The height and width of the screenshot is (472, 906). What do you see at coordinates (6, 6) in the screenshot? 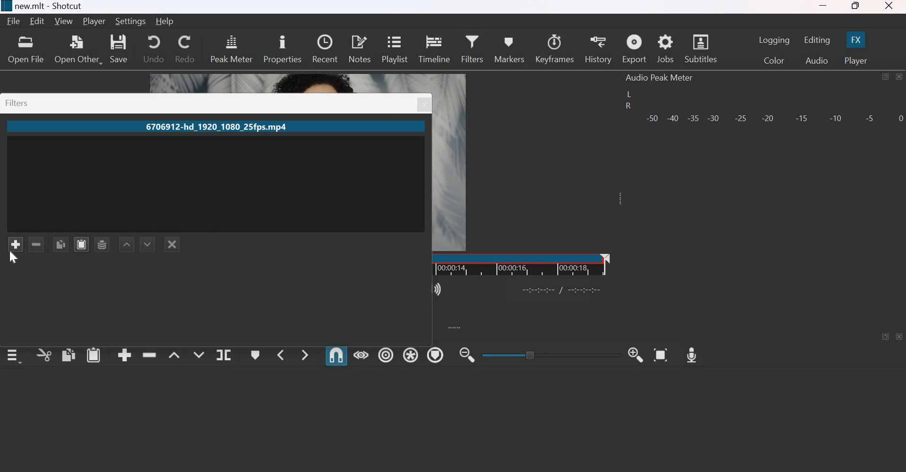
I see `` at bounding box center [6, 6].